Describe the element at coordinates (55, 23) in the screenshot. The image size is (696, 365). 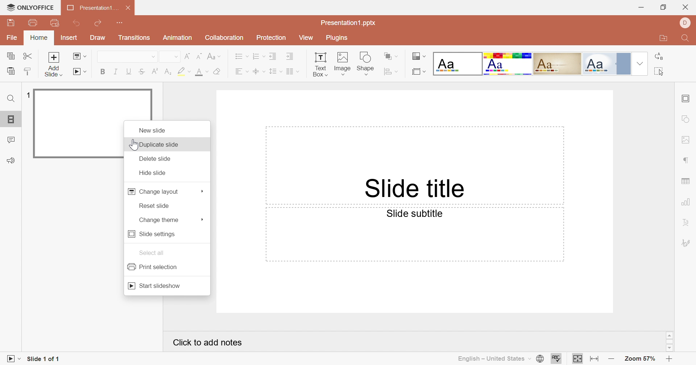
I see `Quick Print` at that location.